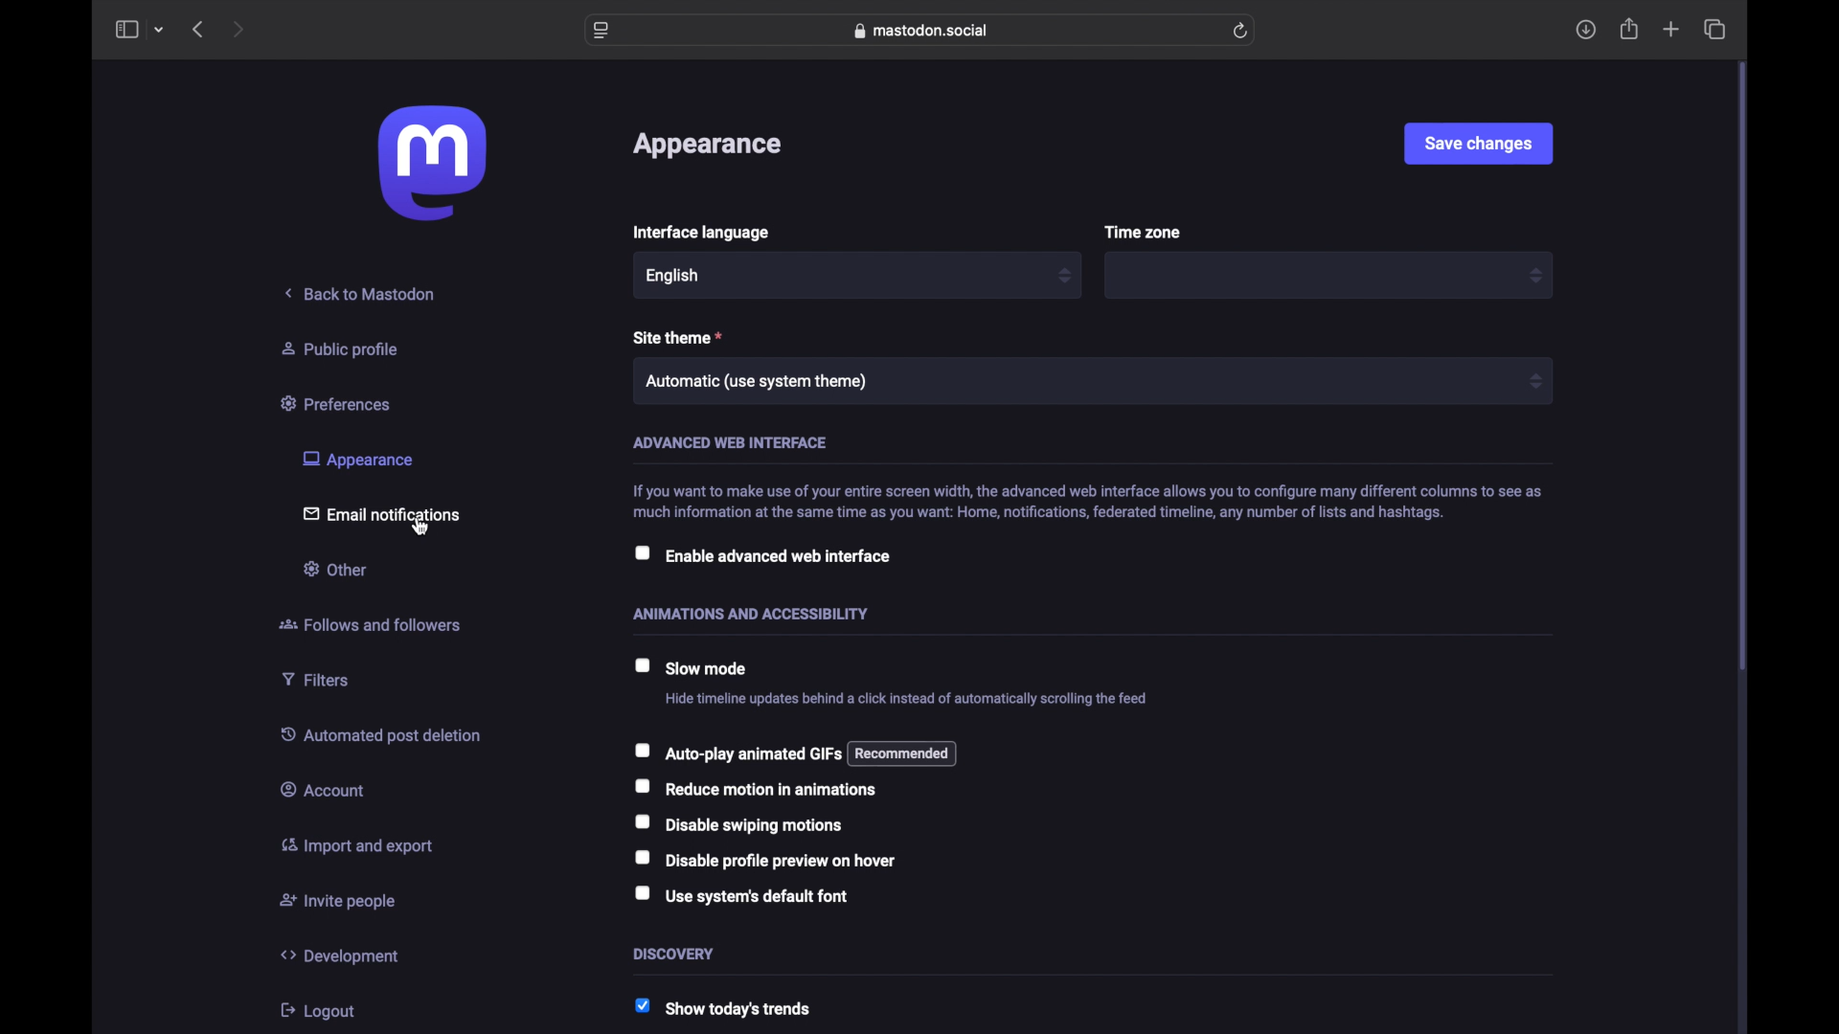  I want to click on checkbox, so click(691, 667).